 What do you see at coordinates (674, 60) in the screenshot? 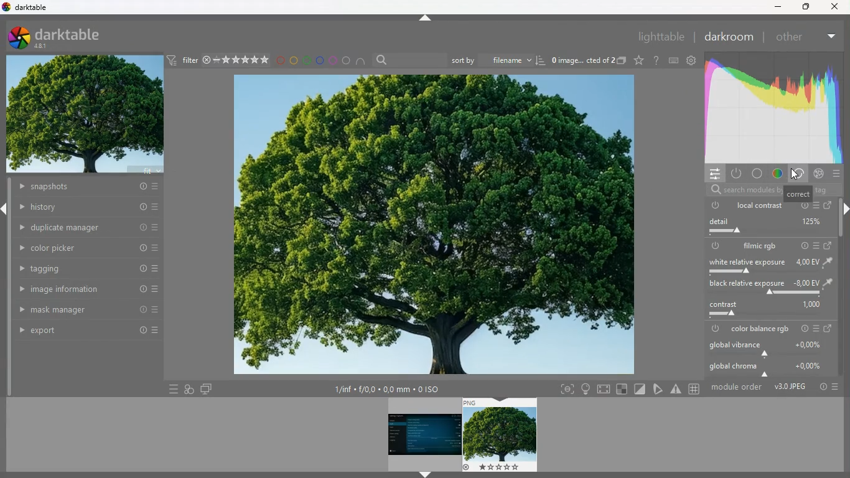
I see `keyboard` at bounding box center [674, 60].